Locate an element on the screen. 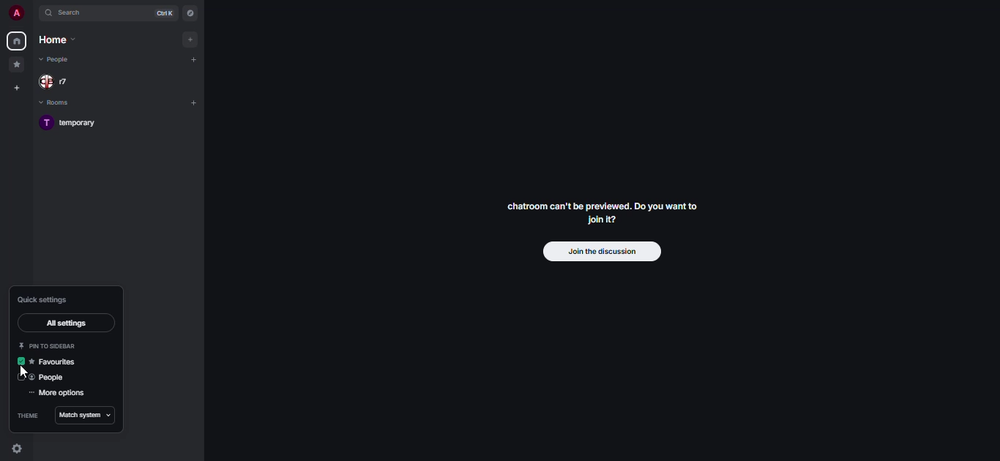 This screenshot has width=1000, height=461. enabled is located at coordinates (23, 362).